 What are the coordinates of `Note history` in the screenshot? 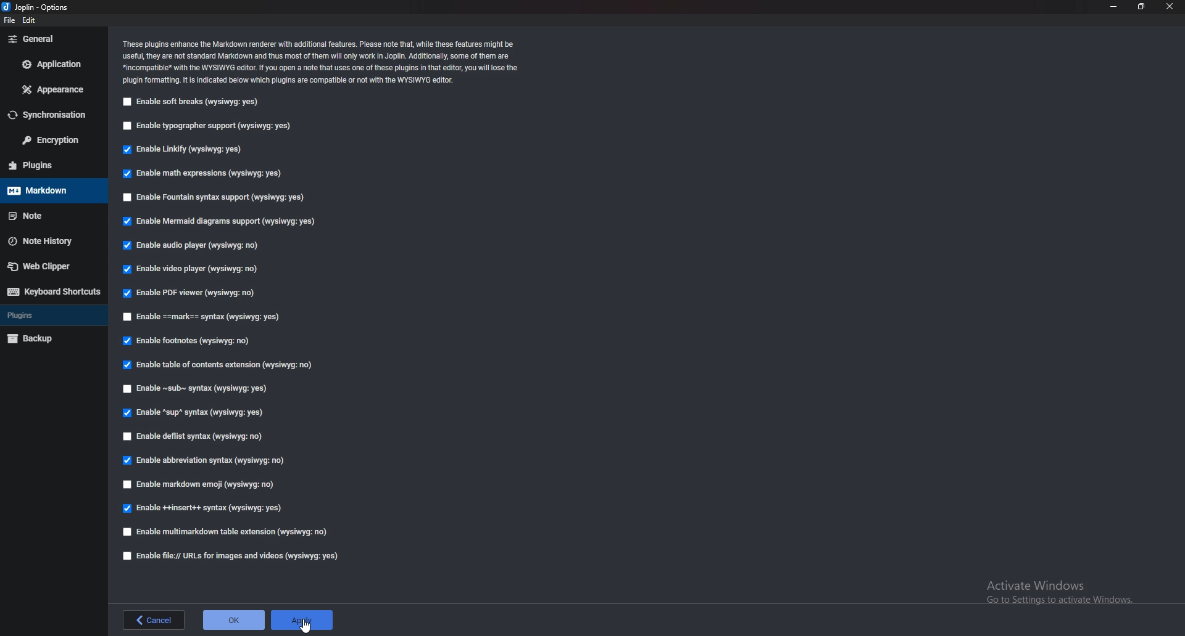 It's located at (49, 242).